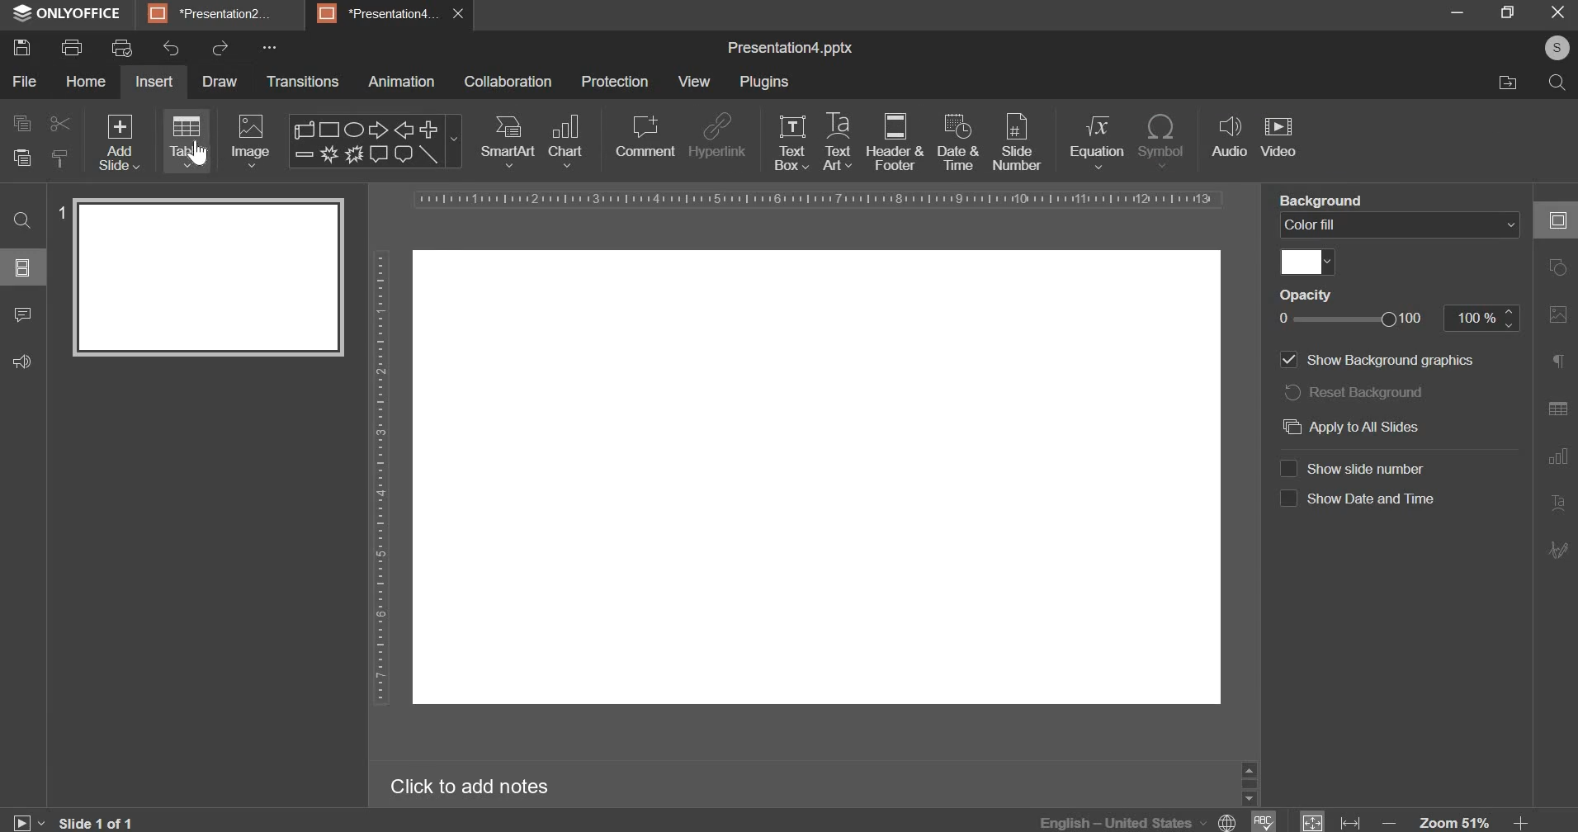 This screenshot has width=1578, height=832. Describe the element at coordinates (818, 198) in the screenshot. I see `ruler` at that location.